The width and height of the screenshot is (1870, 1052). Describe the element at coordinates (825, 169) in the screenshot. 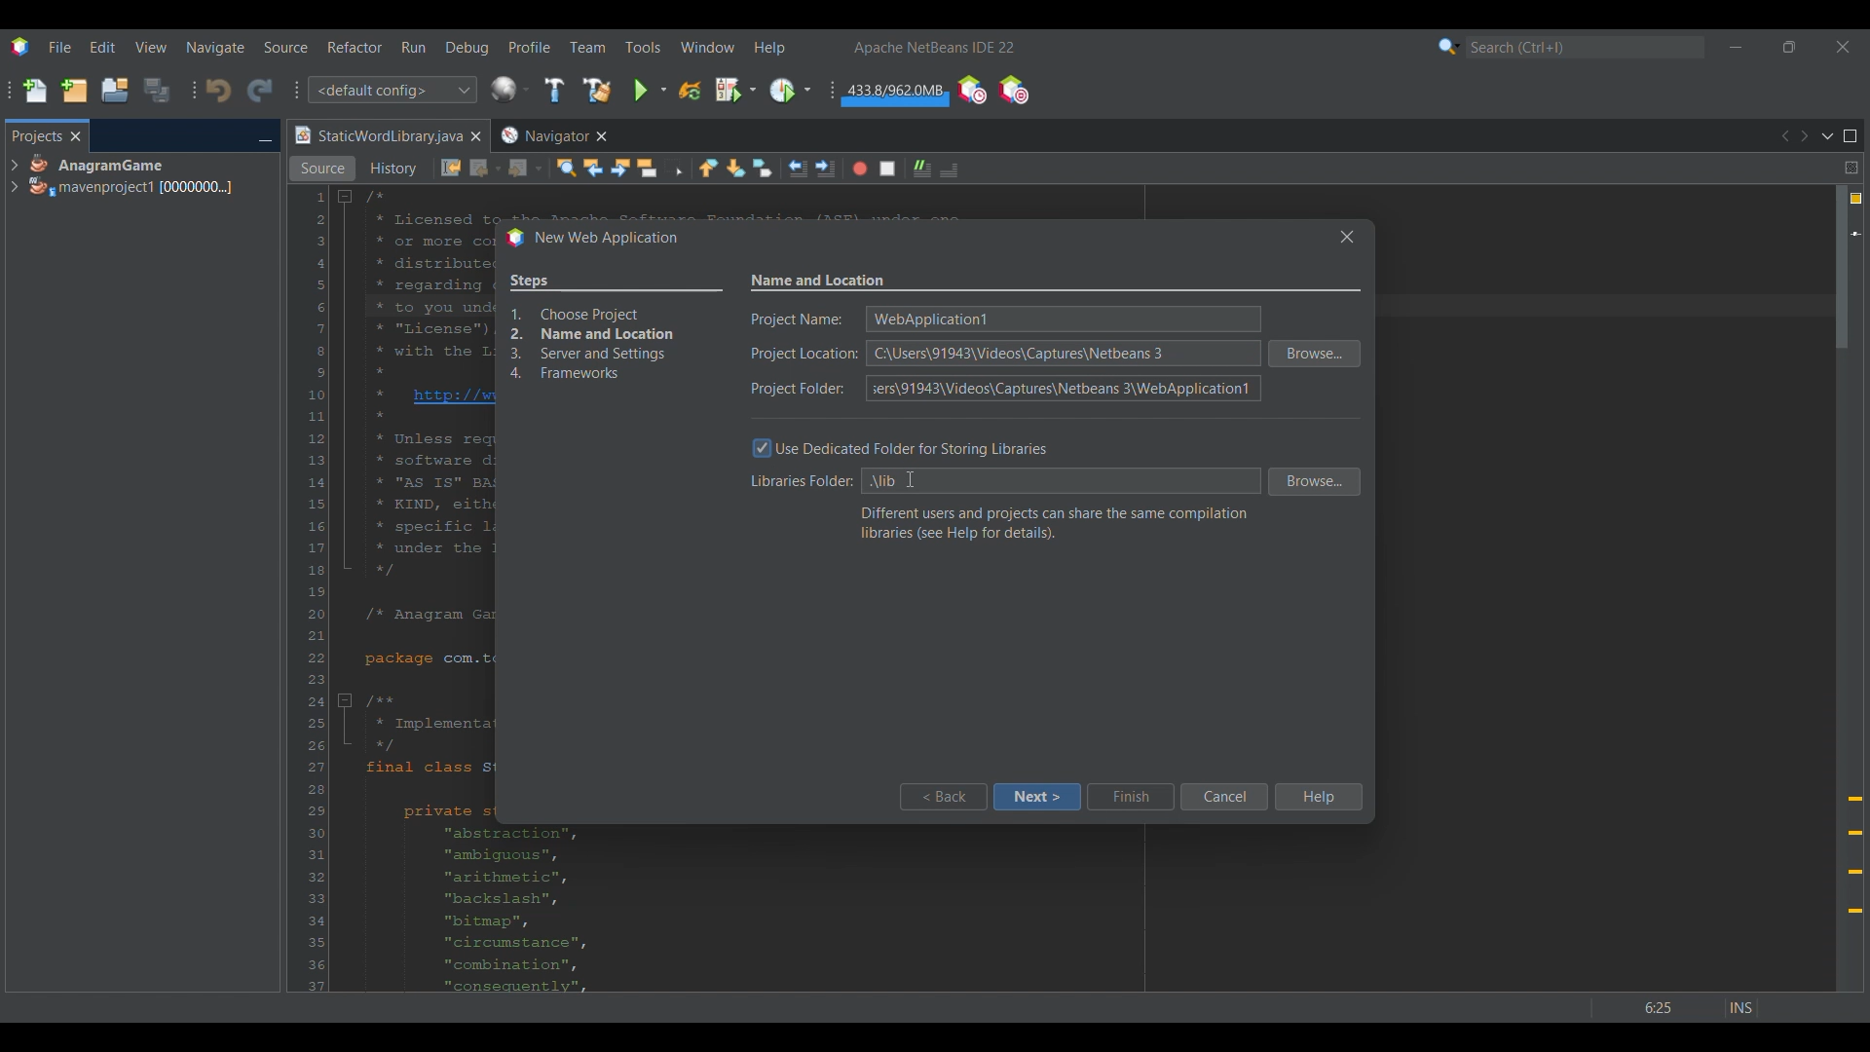

I see `Shift line right` at that location.